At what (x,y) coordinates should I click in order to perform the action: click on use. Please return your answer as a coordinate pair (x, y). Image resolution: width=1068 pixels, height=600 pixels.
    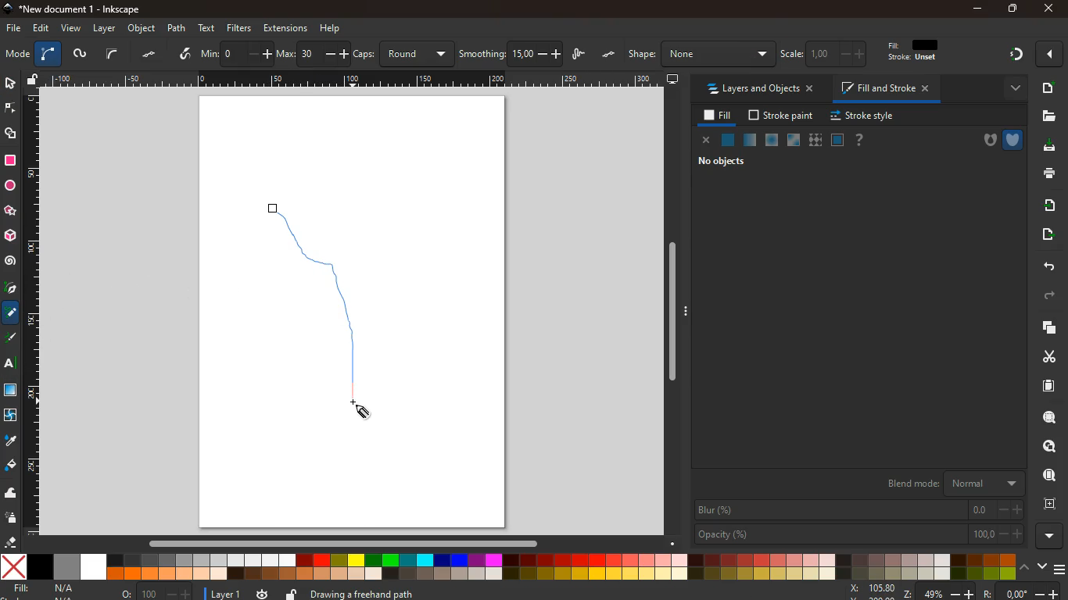
    Looking at the image, I should click on (1050, 476).